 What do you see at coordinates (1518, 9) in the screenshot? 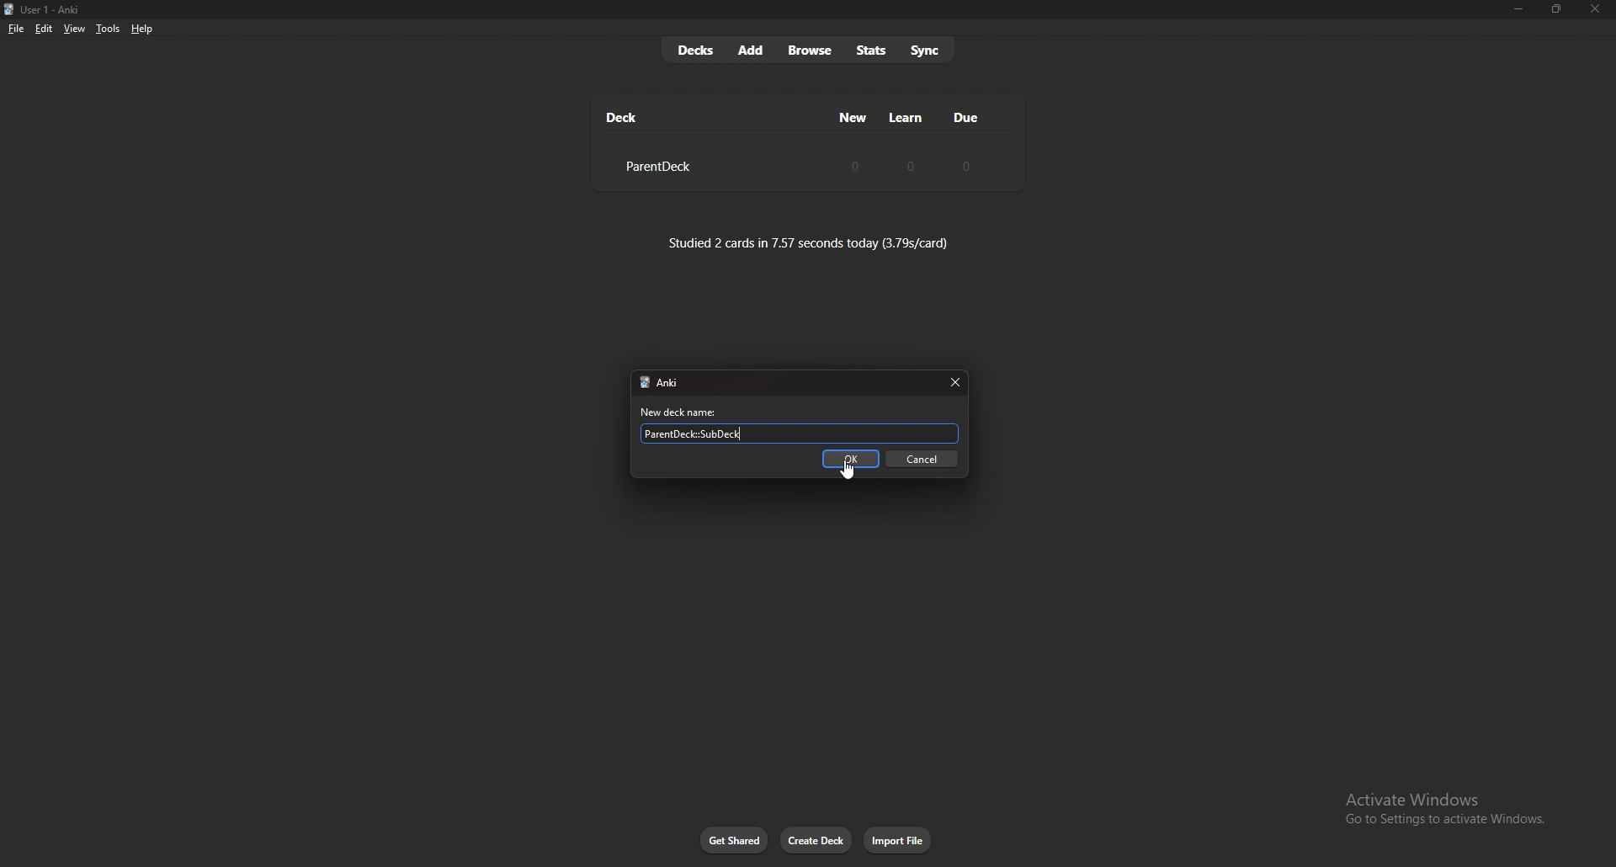
I see `minimize` at bounding box center [1518, 9].